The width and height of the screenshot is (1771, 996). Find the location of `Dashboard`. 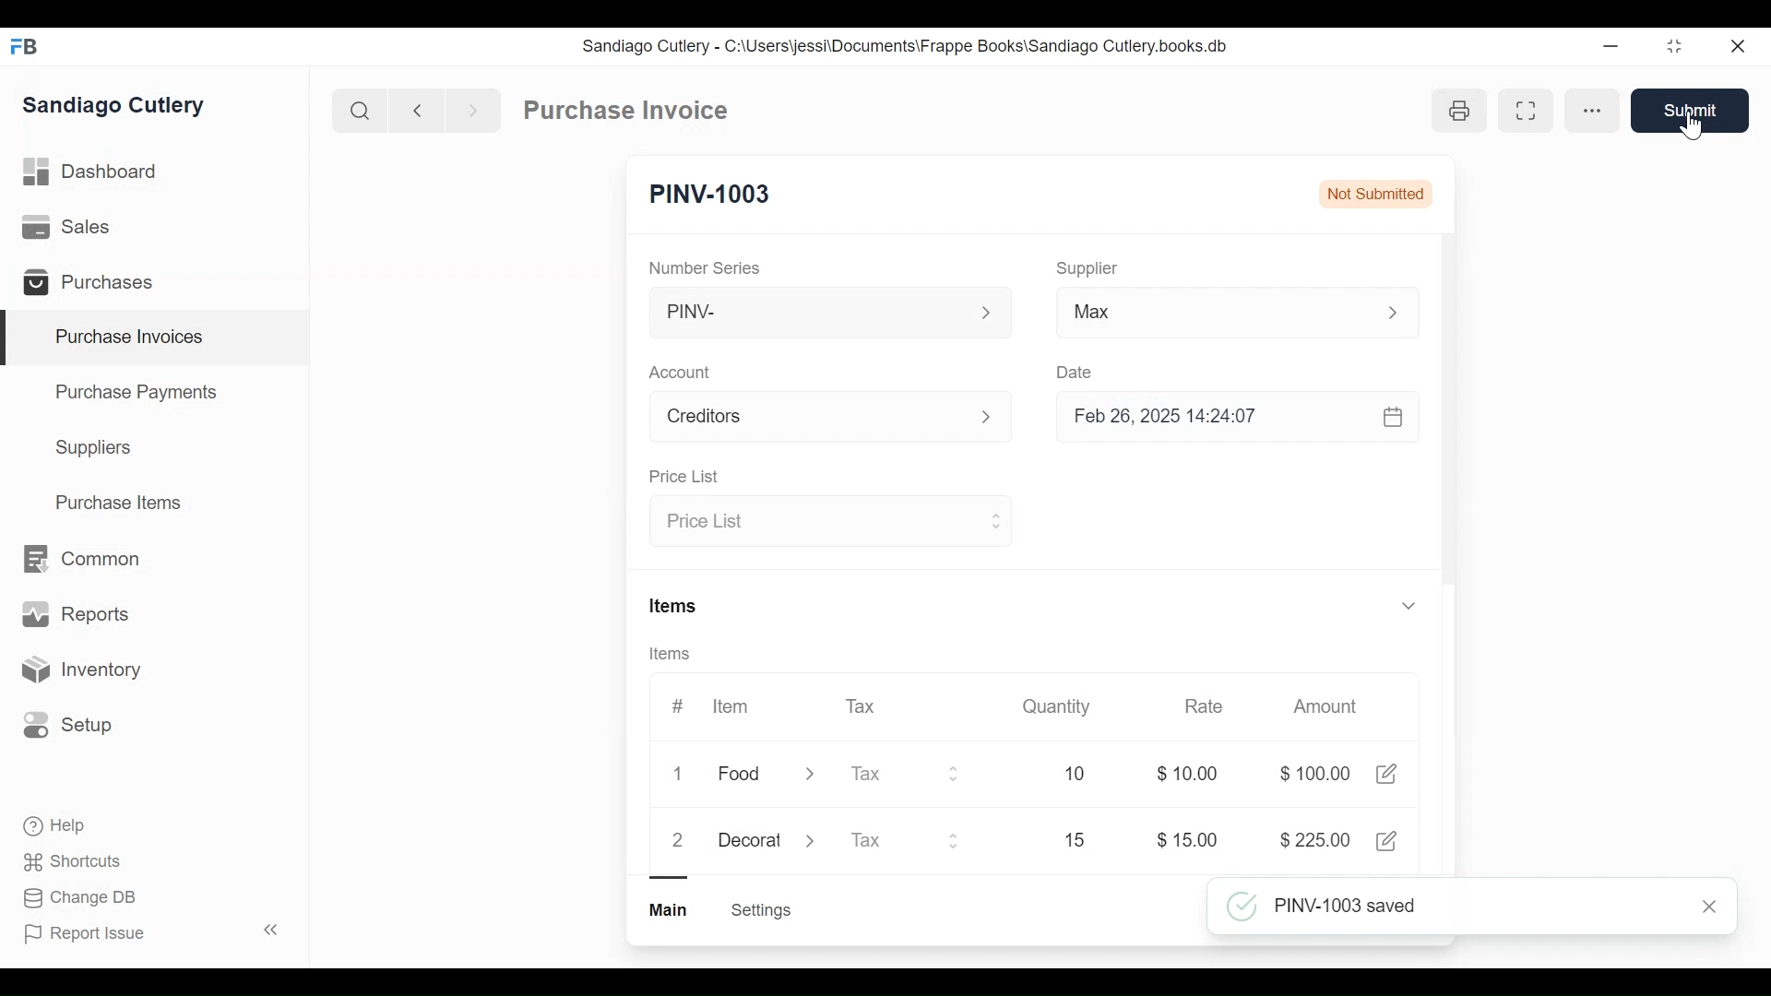

Dashboard is located at coordinates (92, 172).